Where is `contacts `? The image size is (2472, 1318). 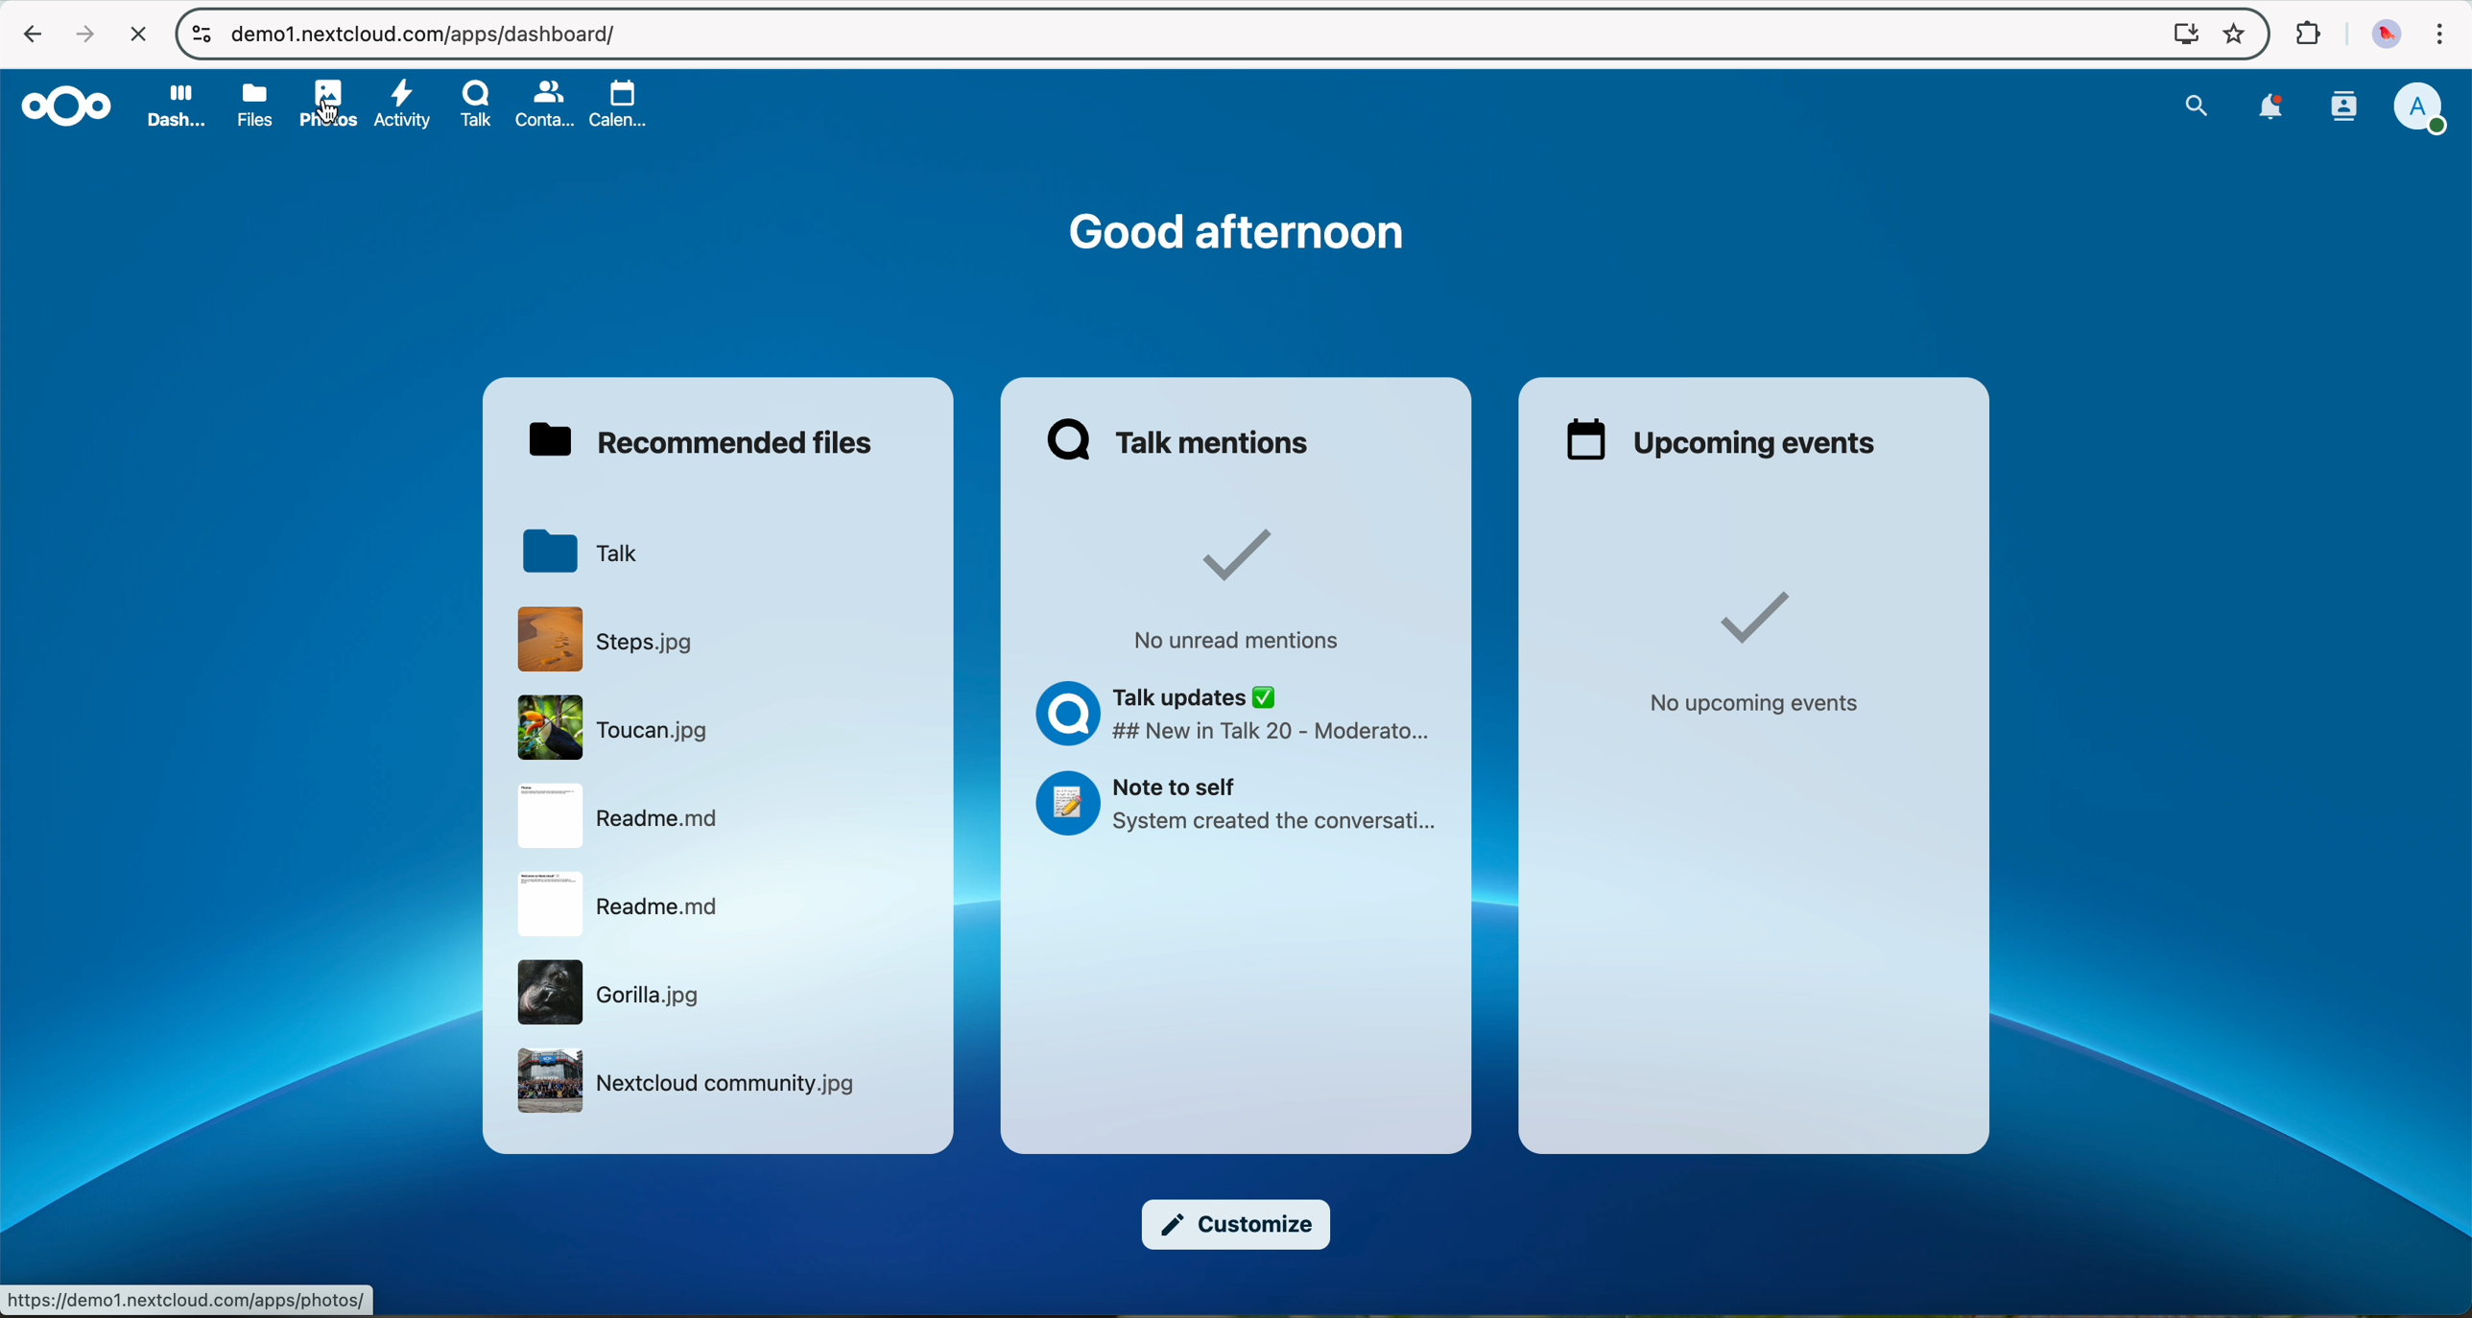 contacts  is located at coordinates (541, 101).